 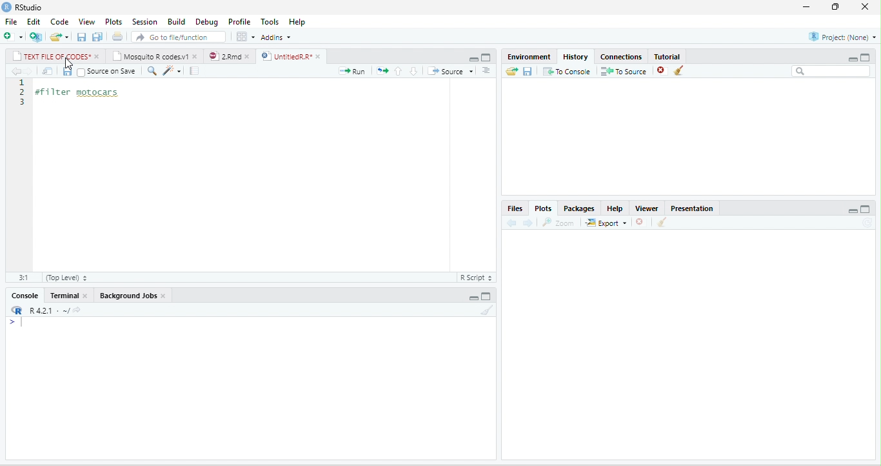 What do you see at coordinates (99, 56) in the screenshot?
I see `close` at bounding box center [99, 56].